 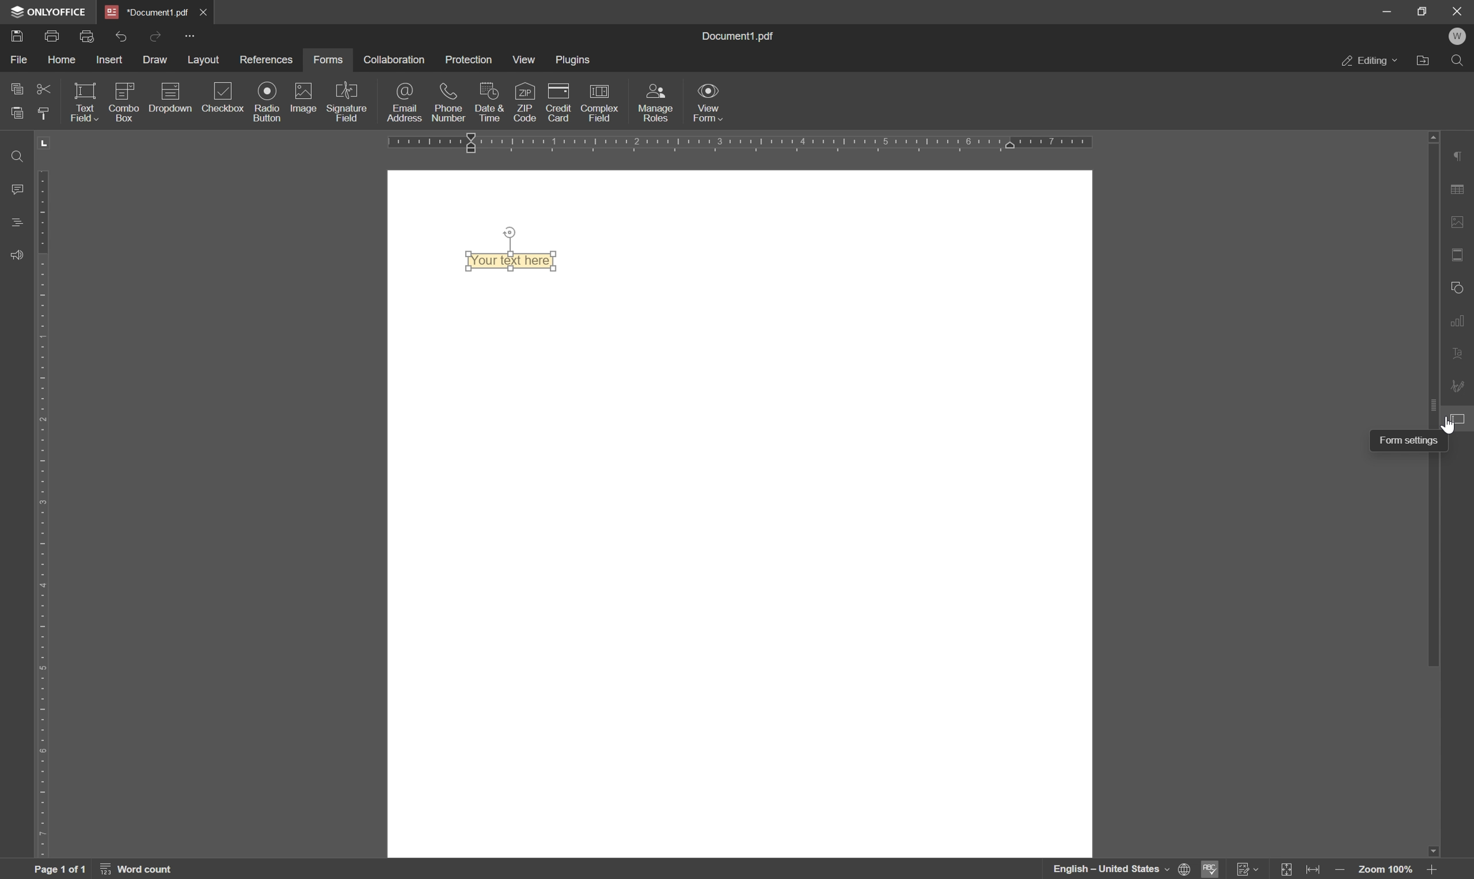 What do you see at coordinates (1387, 12) in the screenshot?
I see `minimize` at bounding box center [1387, 12].